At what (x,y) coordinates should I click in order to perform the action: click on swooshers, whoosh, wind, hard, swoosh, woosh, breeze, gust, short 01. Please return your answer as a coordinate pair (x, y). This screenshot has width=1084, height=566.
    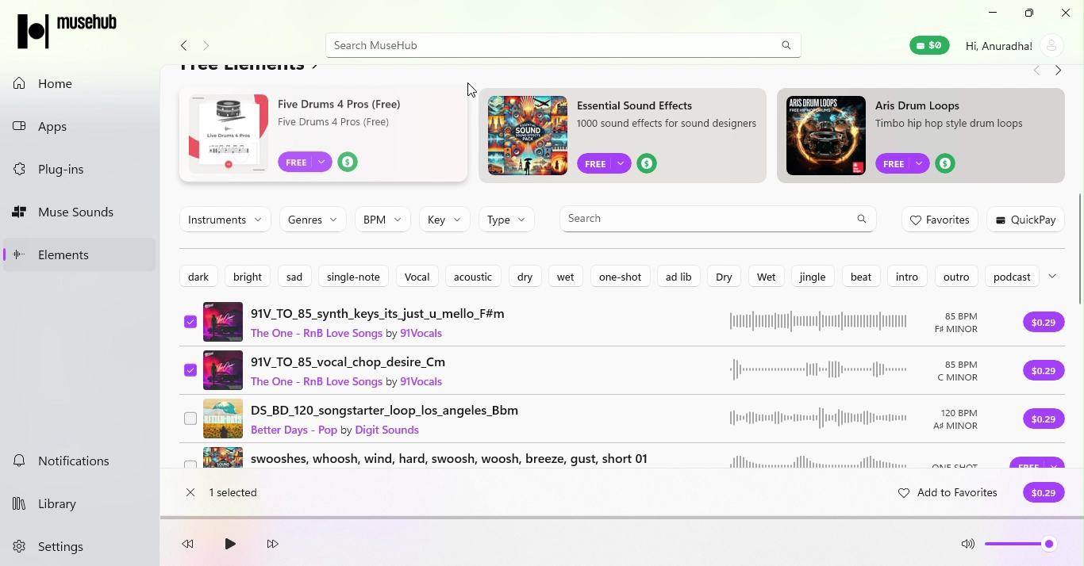
    Looking at the image, I should click on (597, 464).